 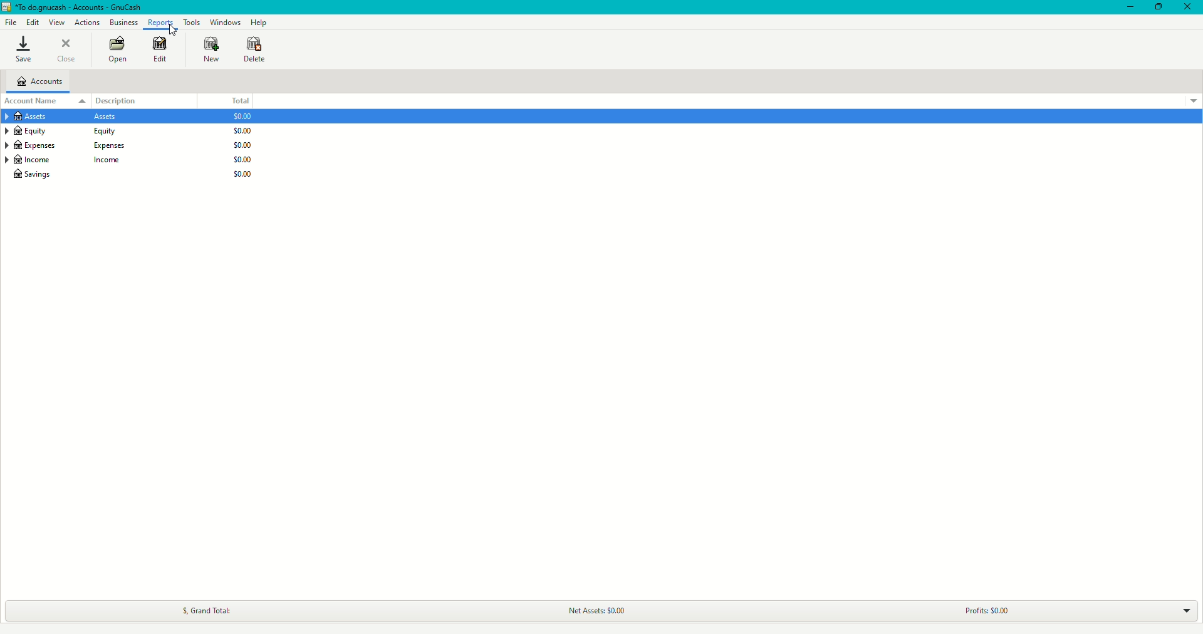 I want to click on View, so click(x=56, y=21).